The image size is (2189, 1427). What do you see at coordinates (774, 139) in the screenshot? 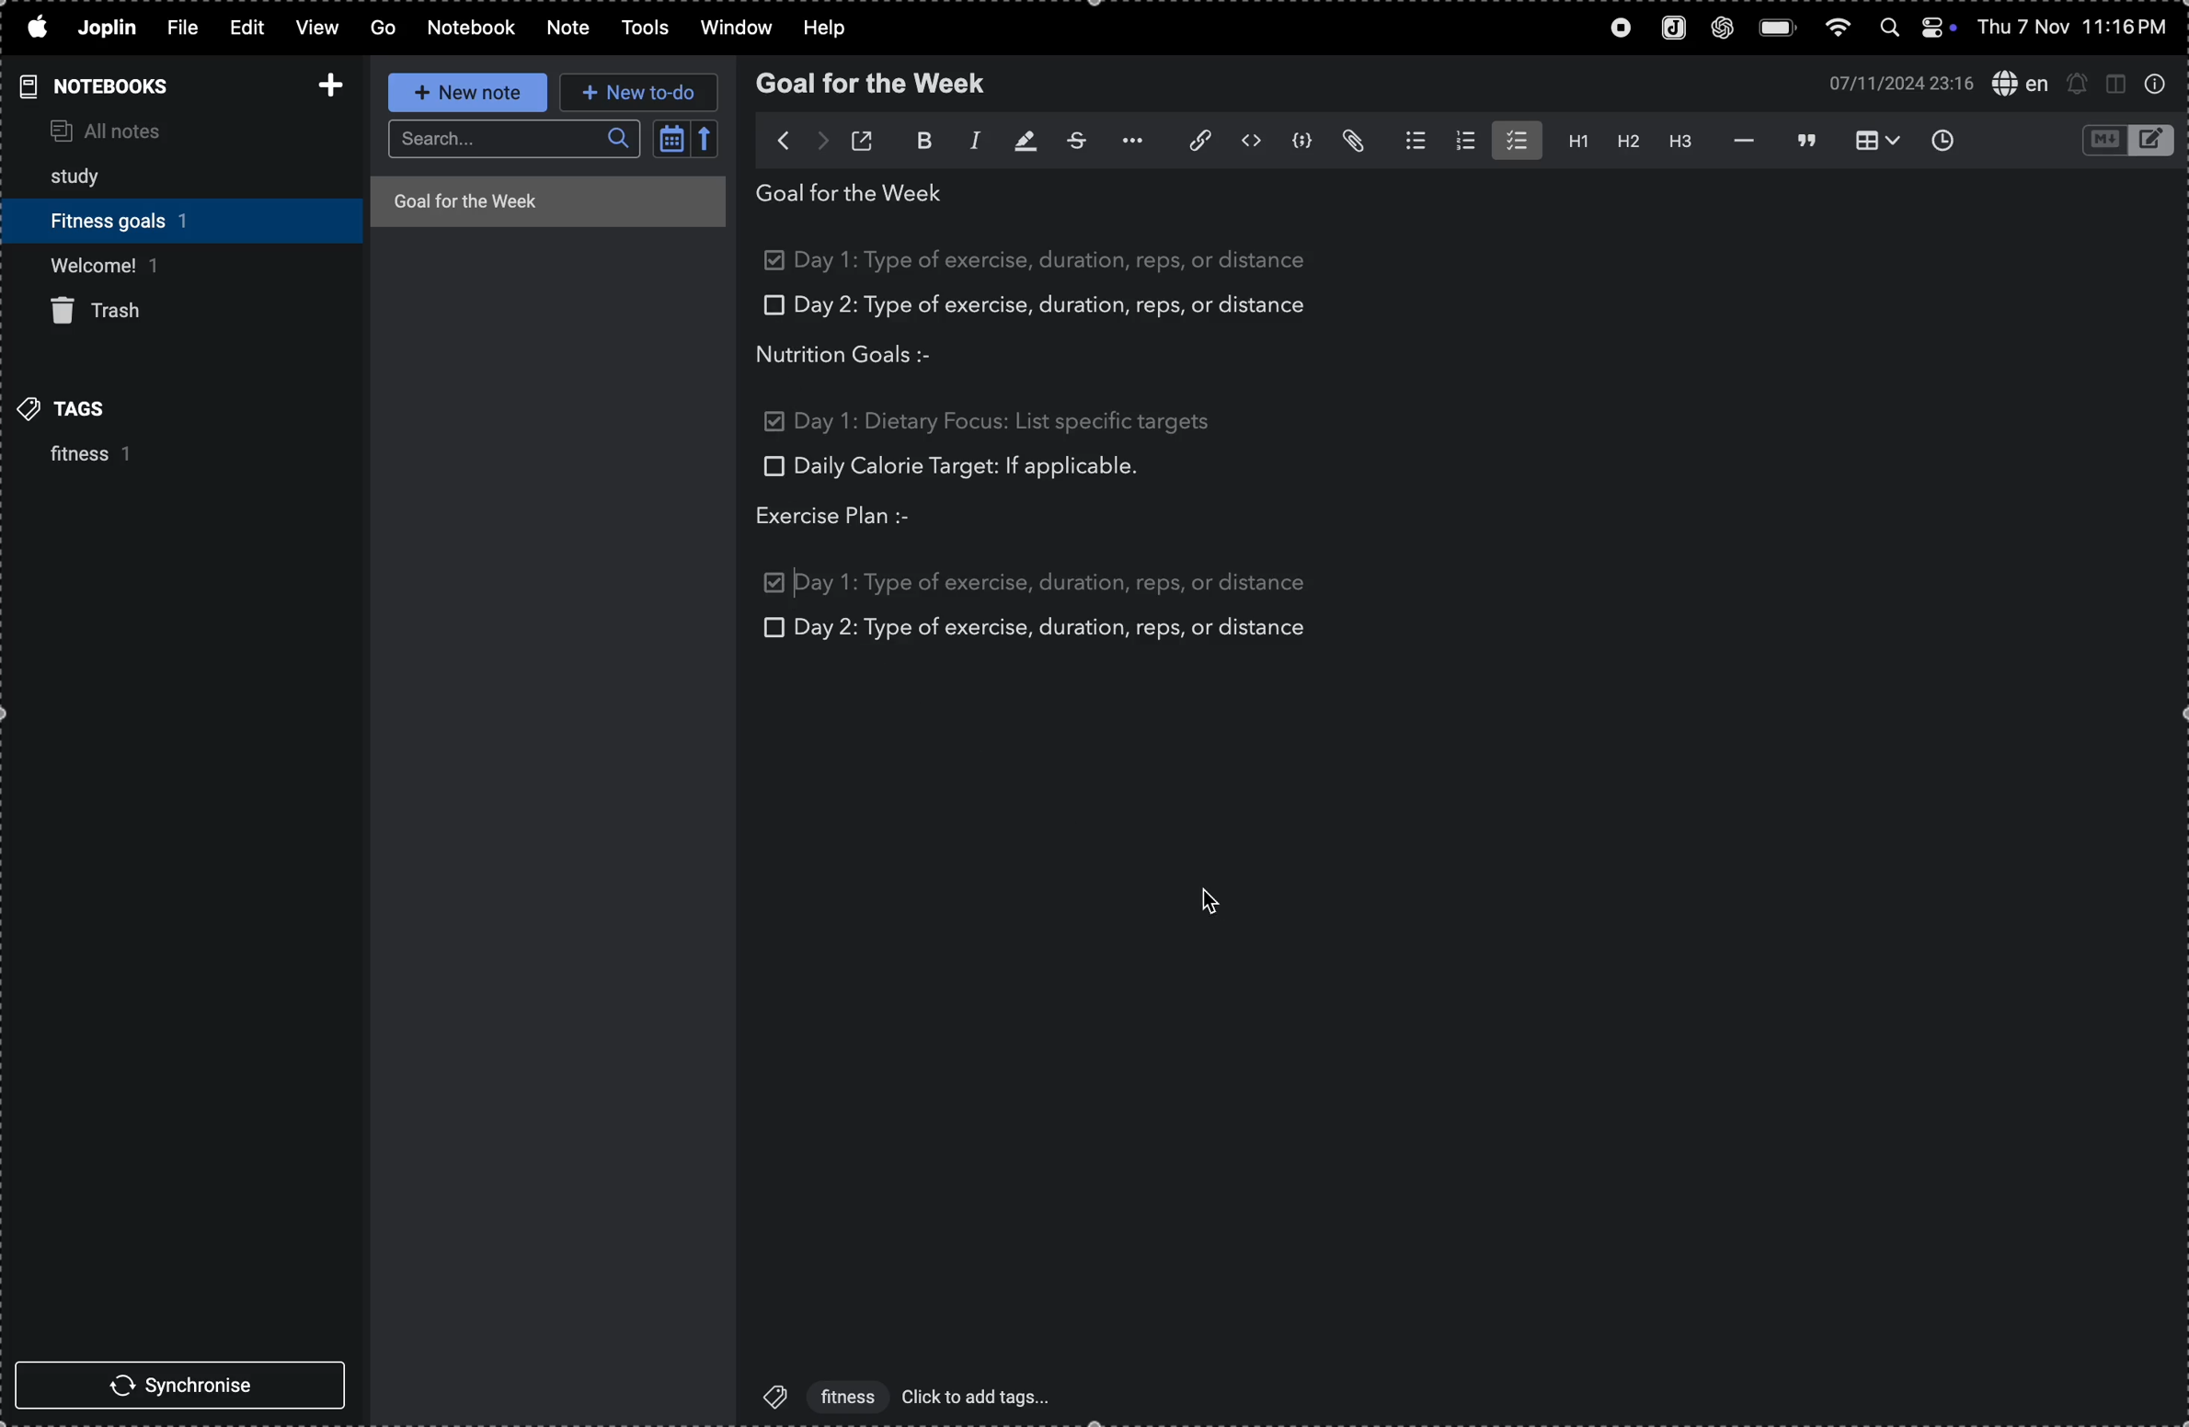
I see `back` at bounding box center [774, 139].